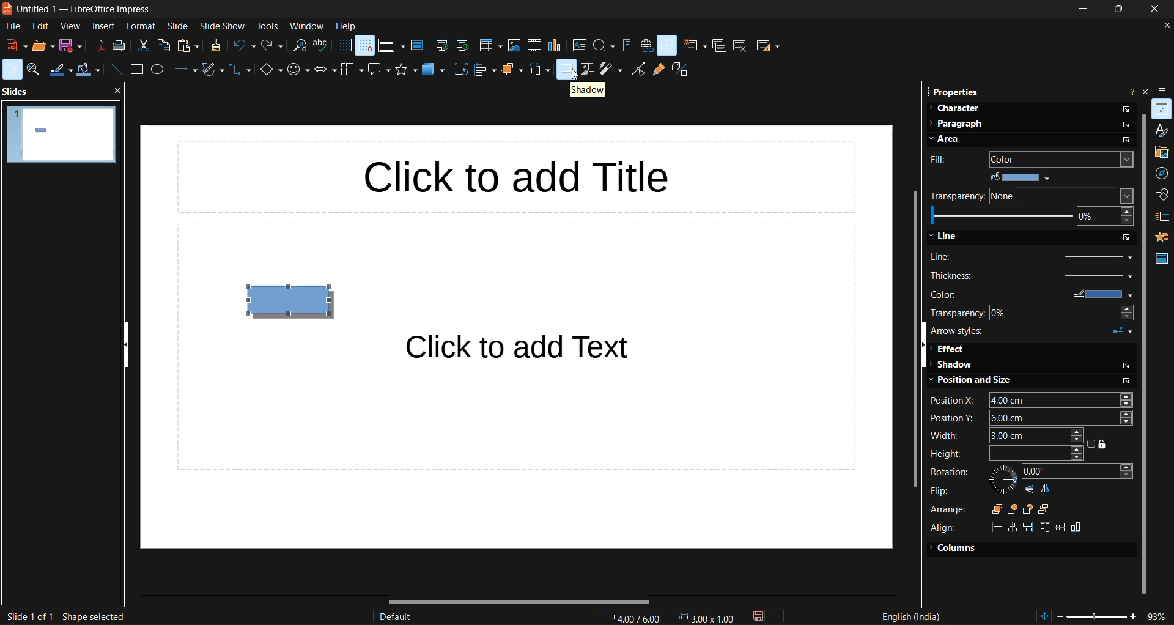  What do you see at coordinates (1061, 528) in the screenshot?
I see `center` at bounding box center [1061, 528].